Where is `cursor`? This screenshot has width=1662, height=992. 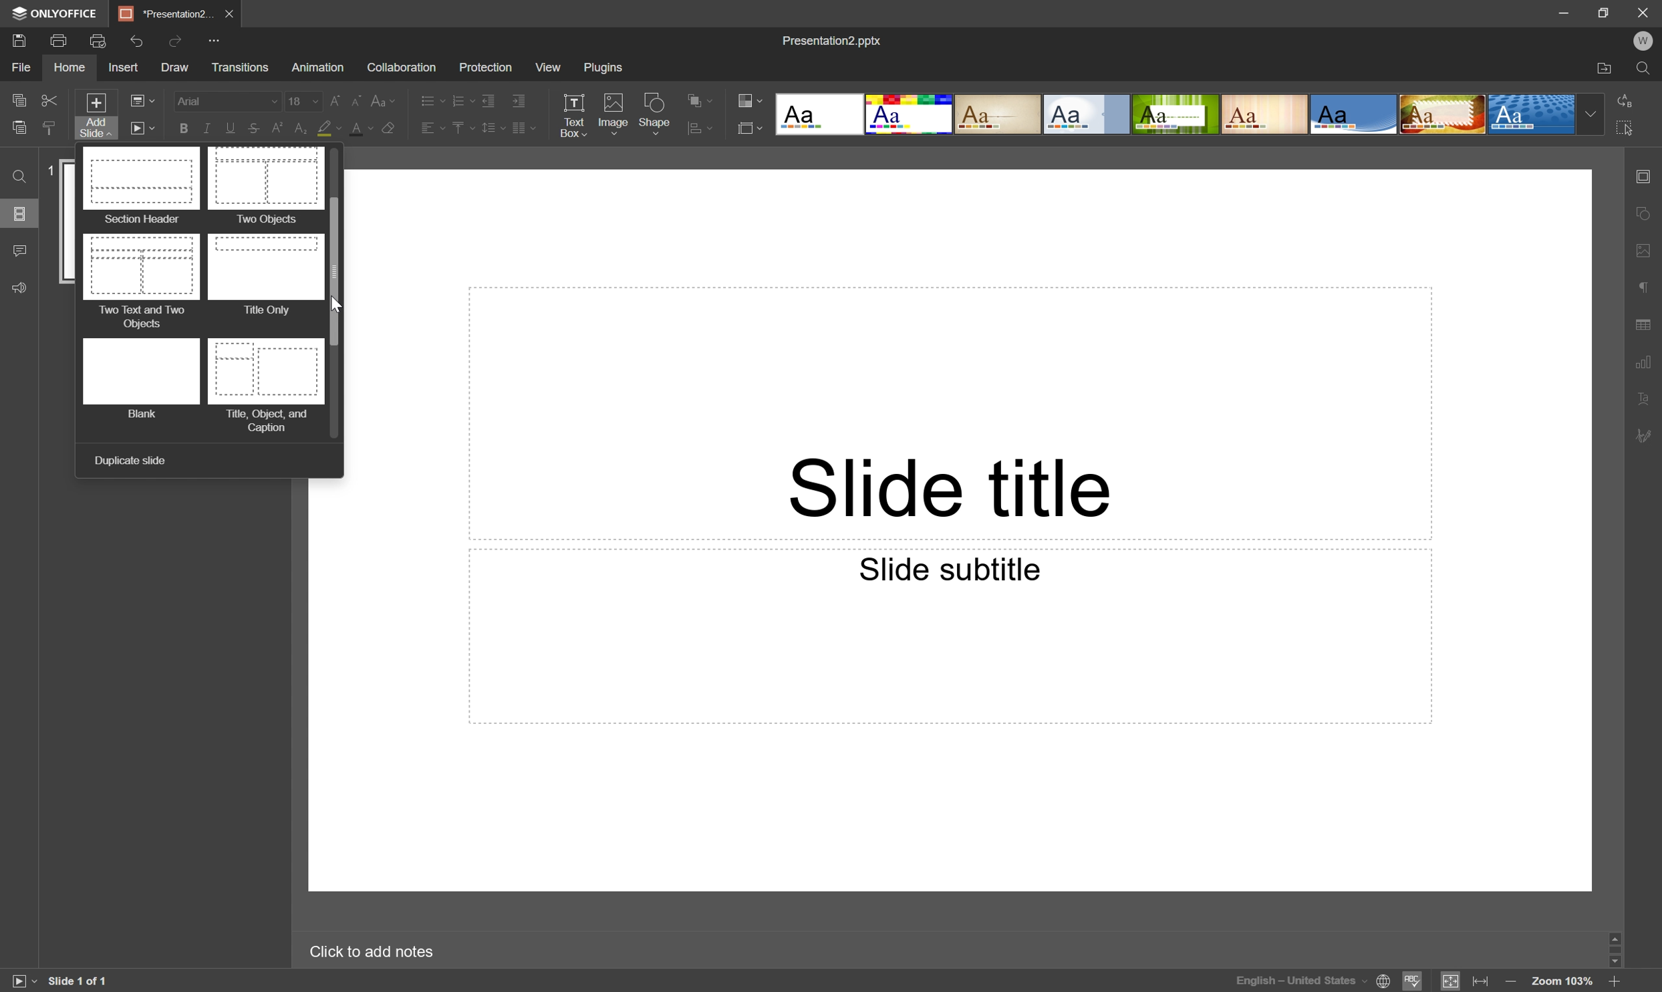
cursor is located at coordinates (337, 306).